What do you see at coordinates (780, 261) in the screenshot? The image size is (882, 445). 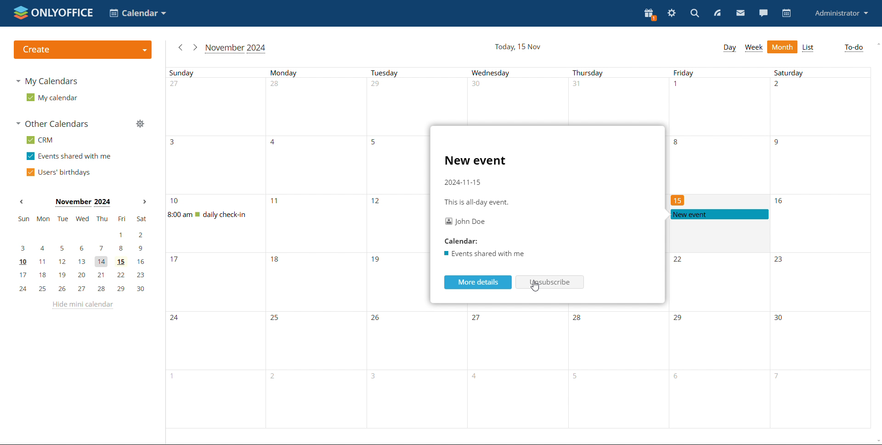 I see `` at bounding box center [780, 261].